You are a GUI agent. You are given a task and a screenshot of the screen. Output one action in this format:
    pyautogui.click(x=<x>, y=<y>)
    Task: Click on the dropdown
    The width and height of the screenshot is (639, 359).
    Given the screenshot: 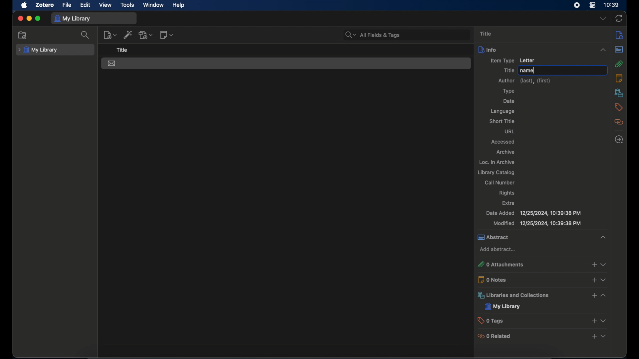 What is the action you would take?
    pyautogui.click(x=603, y=18)
    